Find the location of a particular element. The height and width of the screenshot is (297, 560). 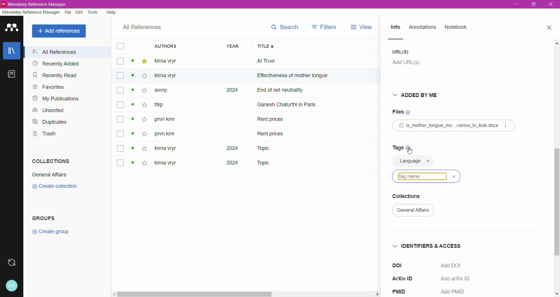

Info is located at coordinates (395, 28).